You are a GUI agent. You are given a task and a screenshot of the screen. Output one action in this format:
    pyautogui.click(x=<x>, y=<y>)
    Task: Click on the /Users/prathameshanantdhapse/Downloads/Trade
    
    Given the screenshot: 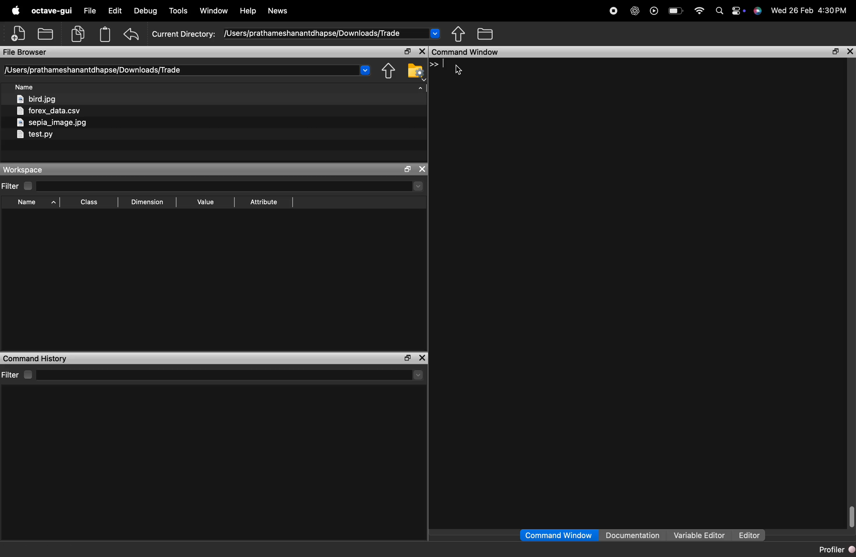 What is the action you would take?
    pyautogui.click(x=93, y=70)
    